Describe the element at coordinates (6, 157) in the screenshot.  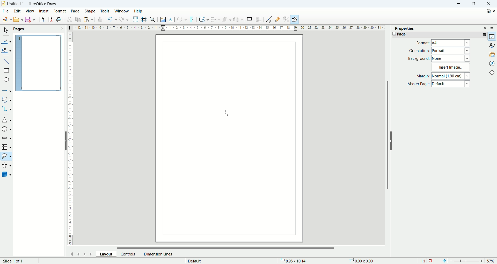
I see `callout shapes` at that location.